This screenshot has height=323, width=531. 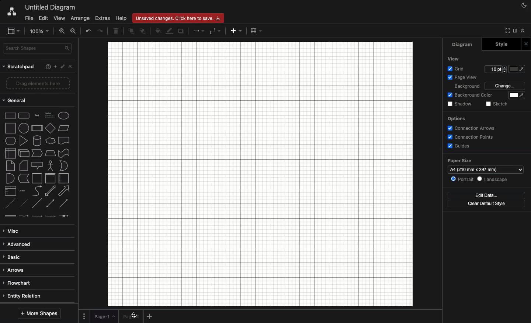 I want to click on Basic, so click(x=16, y=257).